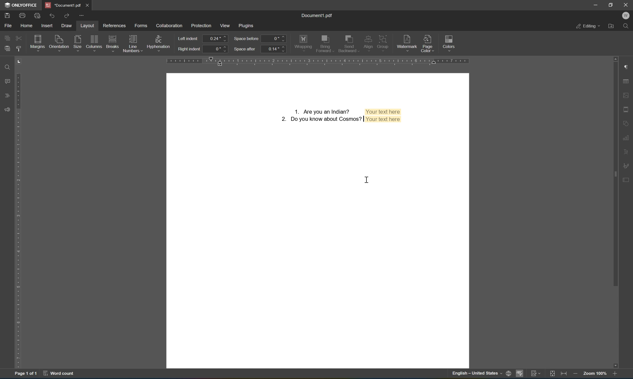 The image size is (633, 379). Describe the element at coordinates (84, 16) in the screenshot. I see `customize quick access toolbar` at that location.